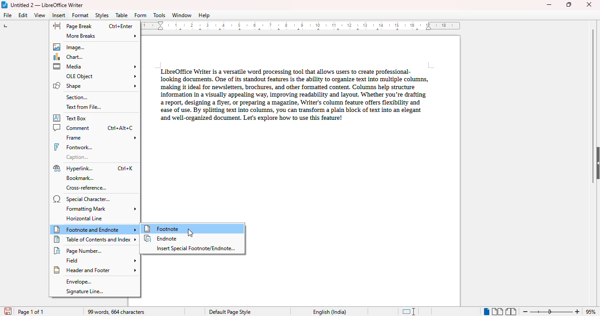  I want to click on multi-page view, so click(498, 312).